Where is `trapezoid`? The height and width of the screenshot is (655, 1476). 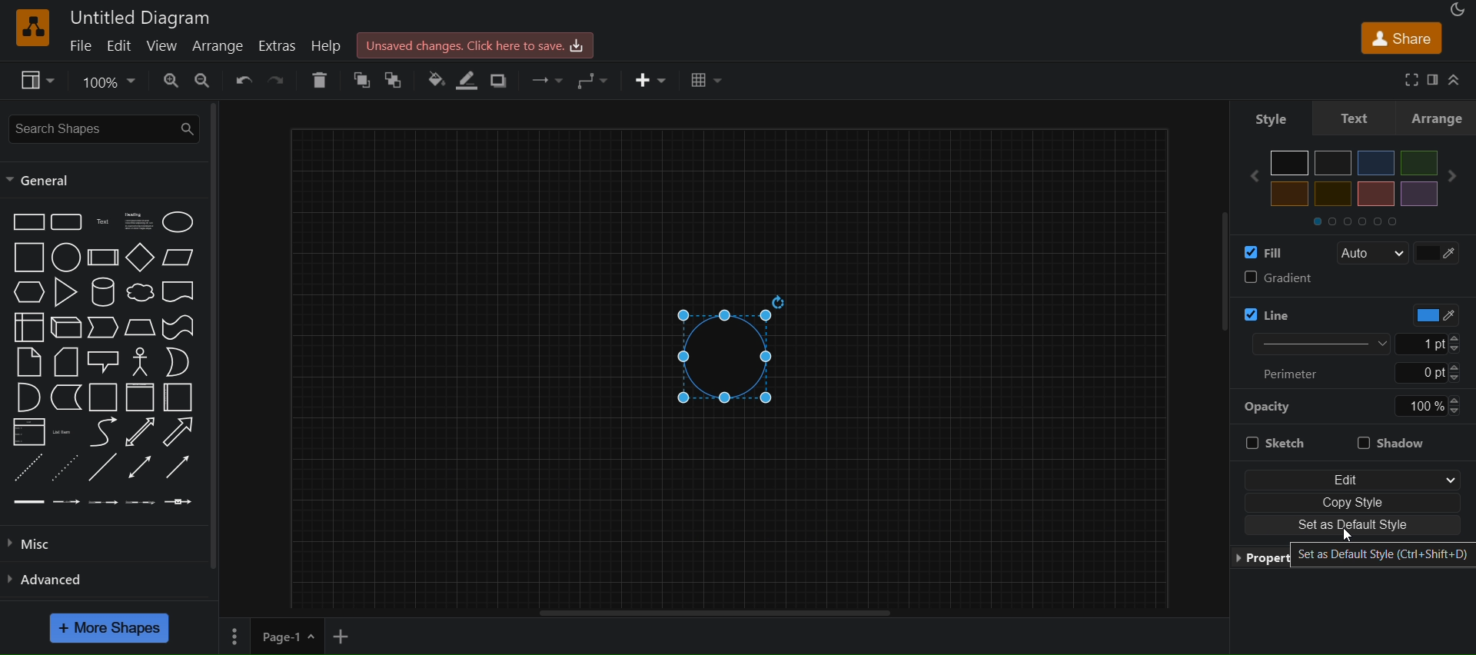 trapezoid is located at coordinates (140, 327).